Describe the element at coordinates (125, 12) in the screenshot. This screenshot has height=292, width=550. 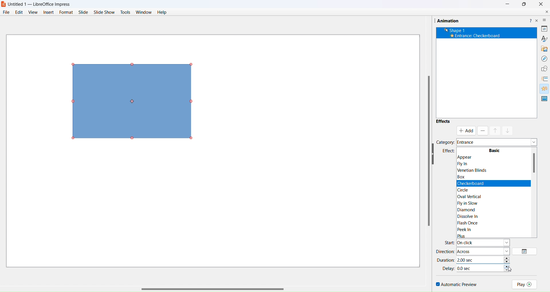
I see `tools` at that location.